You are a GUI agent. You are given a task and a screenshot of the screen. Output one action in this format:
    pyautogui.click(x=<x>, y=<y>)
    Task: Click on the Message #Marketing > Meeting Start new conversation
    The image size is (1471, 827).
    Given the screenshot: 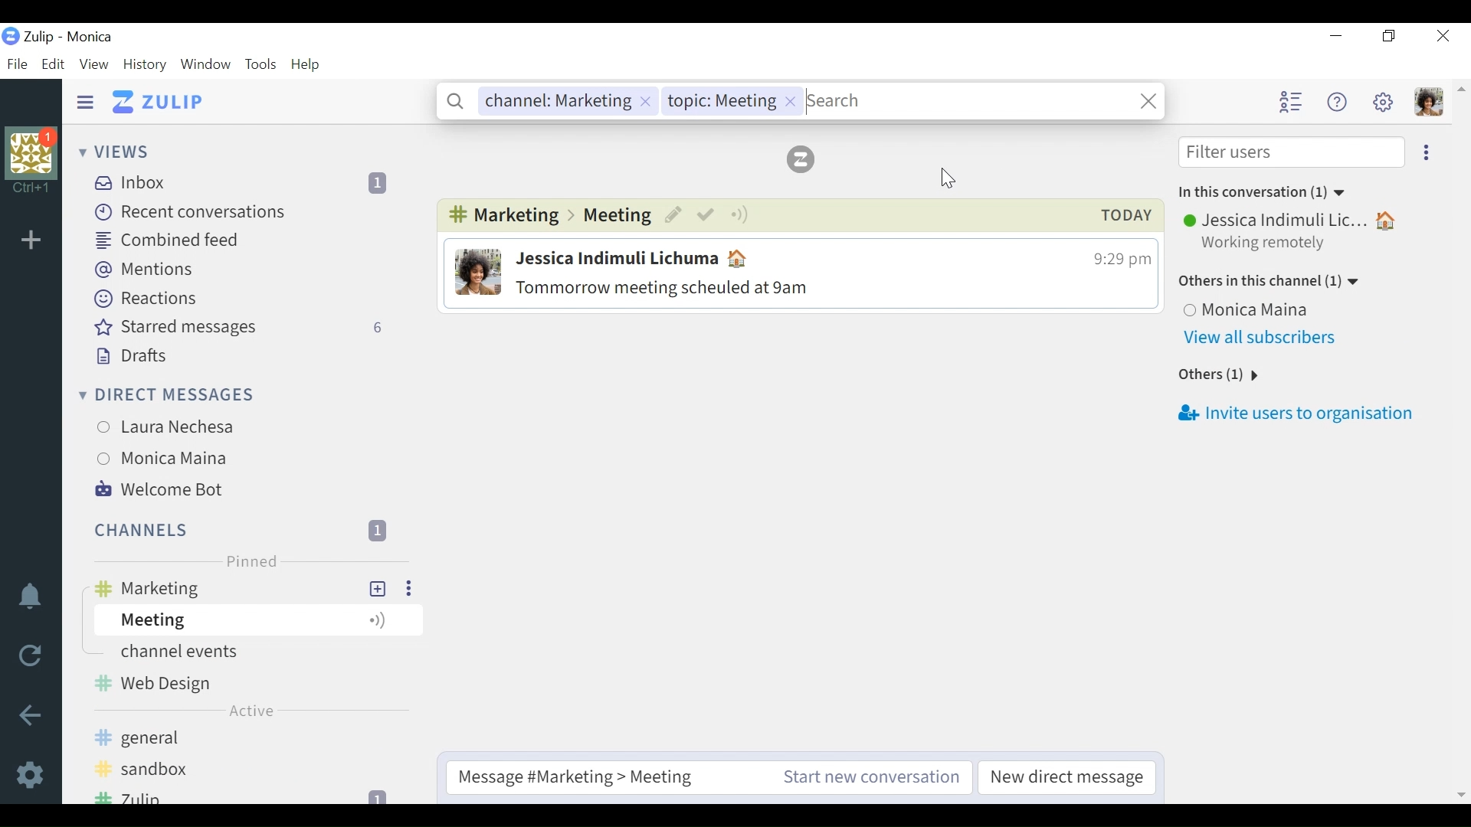 What is the action you would take?
    pyautogui.click(x=710, y=777)
    